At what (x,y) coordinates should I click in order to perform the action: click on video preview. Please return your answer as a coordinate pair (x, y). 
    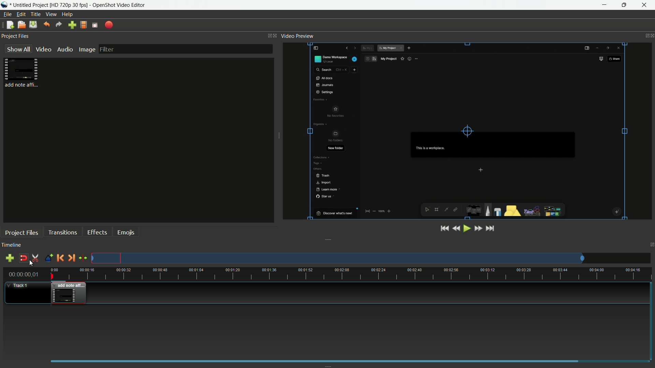
    Looking at the image, I should click on (466, 131).